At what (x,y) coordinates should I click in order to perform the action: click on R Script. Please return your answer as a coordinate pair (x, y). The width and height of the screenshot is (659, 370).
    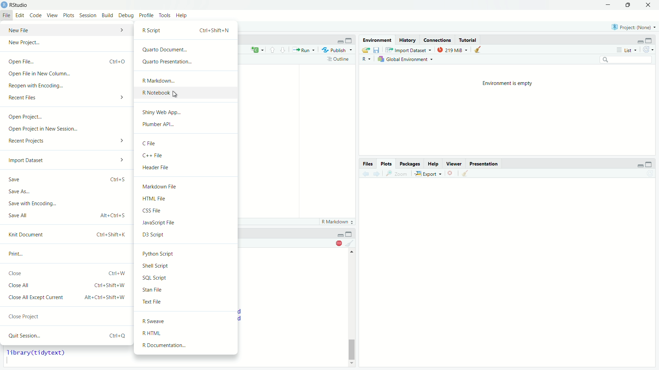
    Looking at the image, I should click on (187, 30).